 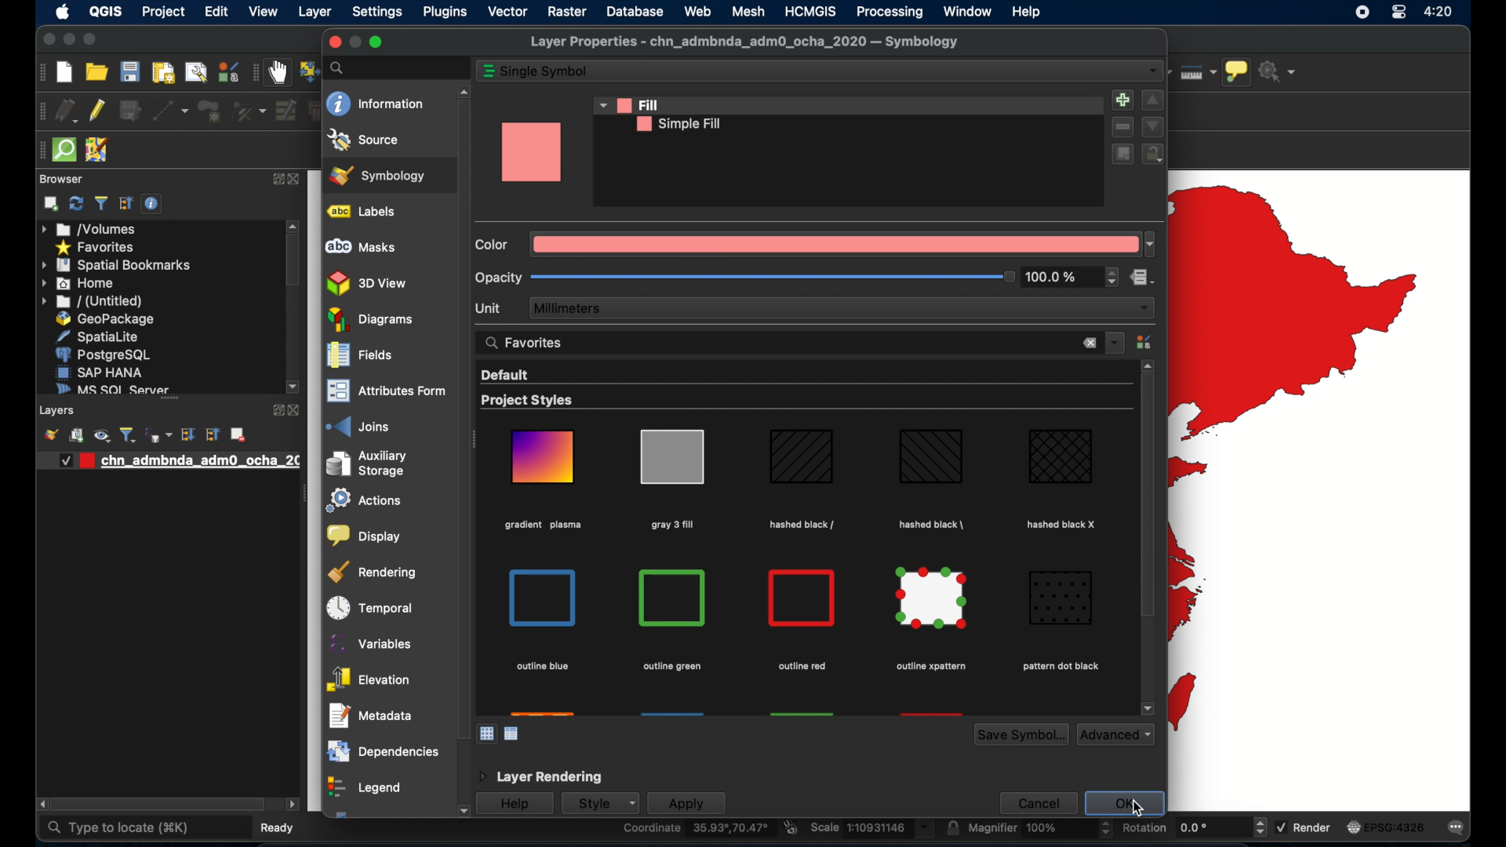 What do you see at coordinates (748, 11) in the screenshot?
I see `mesh` at bounding box center [748, 11].